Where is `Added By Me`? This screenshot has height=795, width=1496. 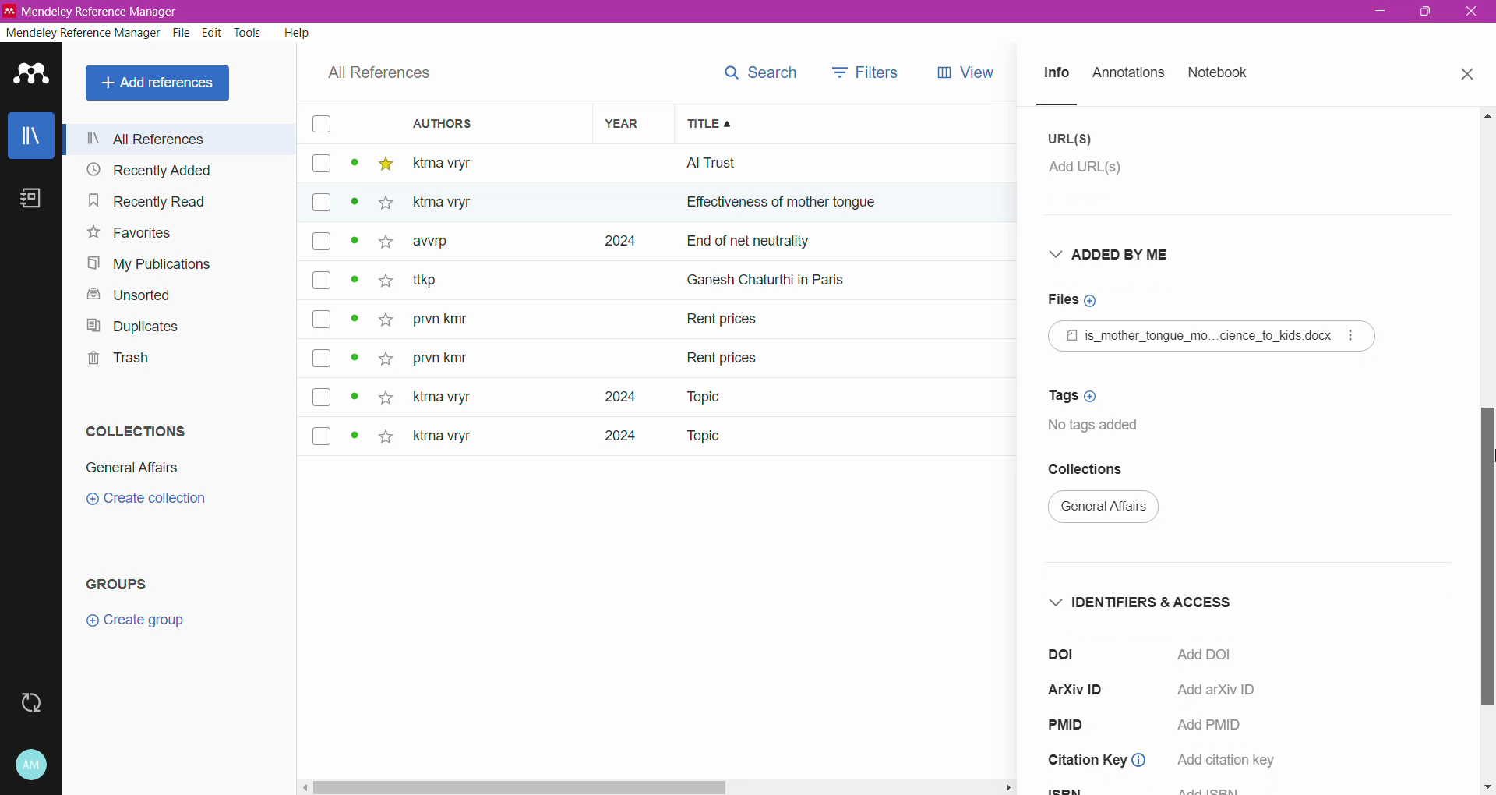
Added By Me is located at coordinates (1120, 254).